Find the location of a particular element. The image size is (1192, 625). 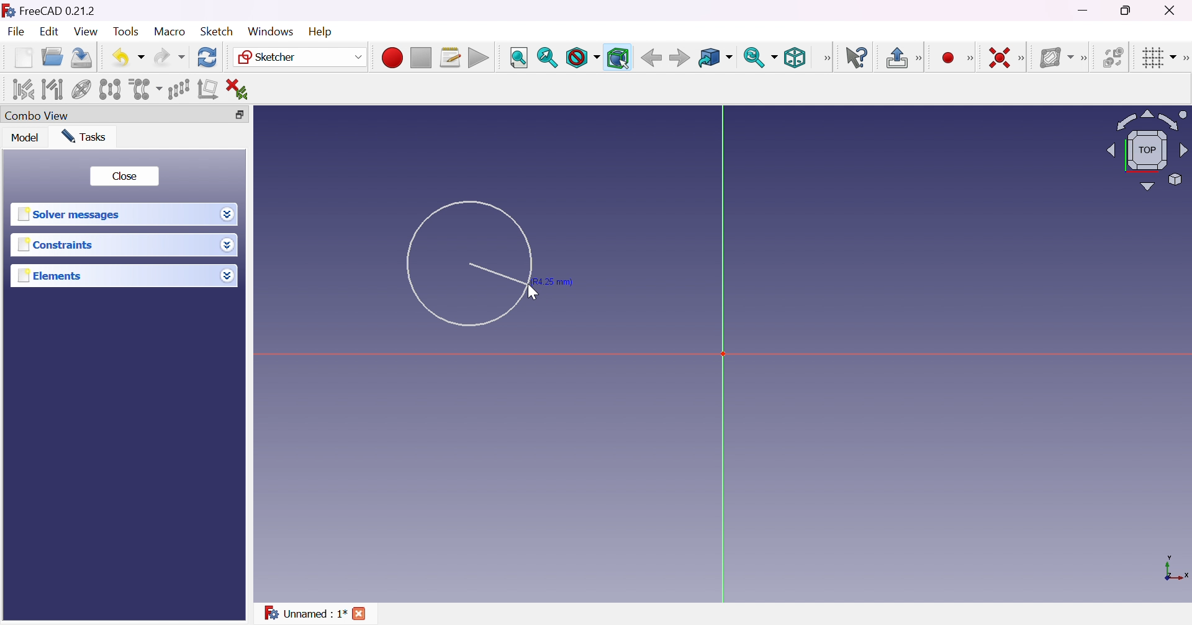

Constrain conincident is located at coordinates (1001, 59).